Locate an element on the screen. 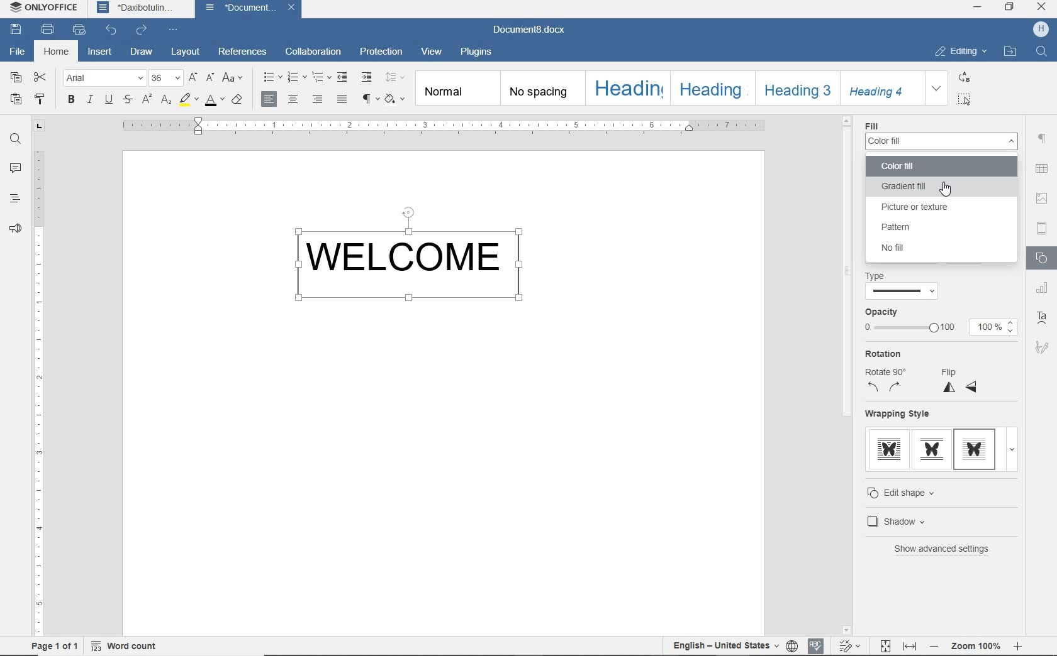 The height and width of the screenshot is (656, 1057). cursor is located at coordinates (947, 189).